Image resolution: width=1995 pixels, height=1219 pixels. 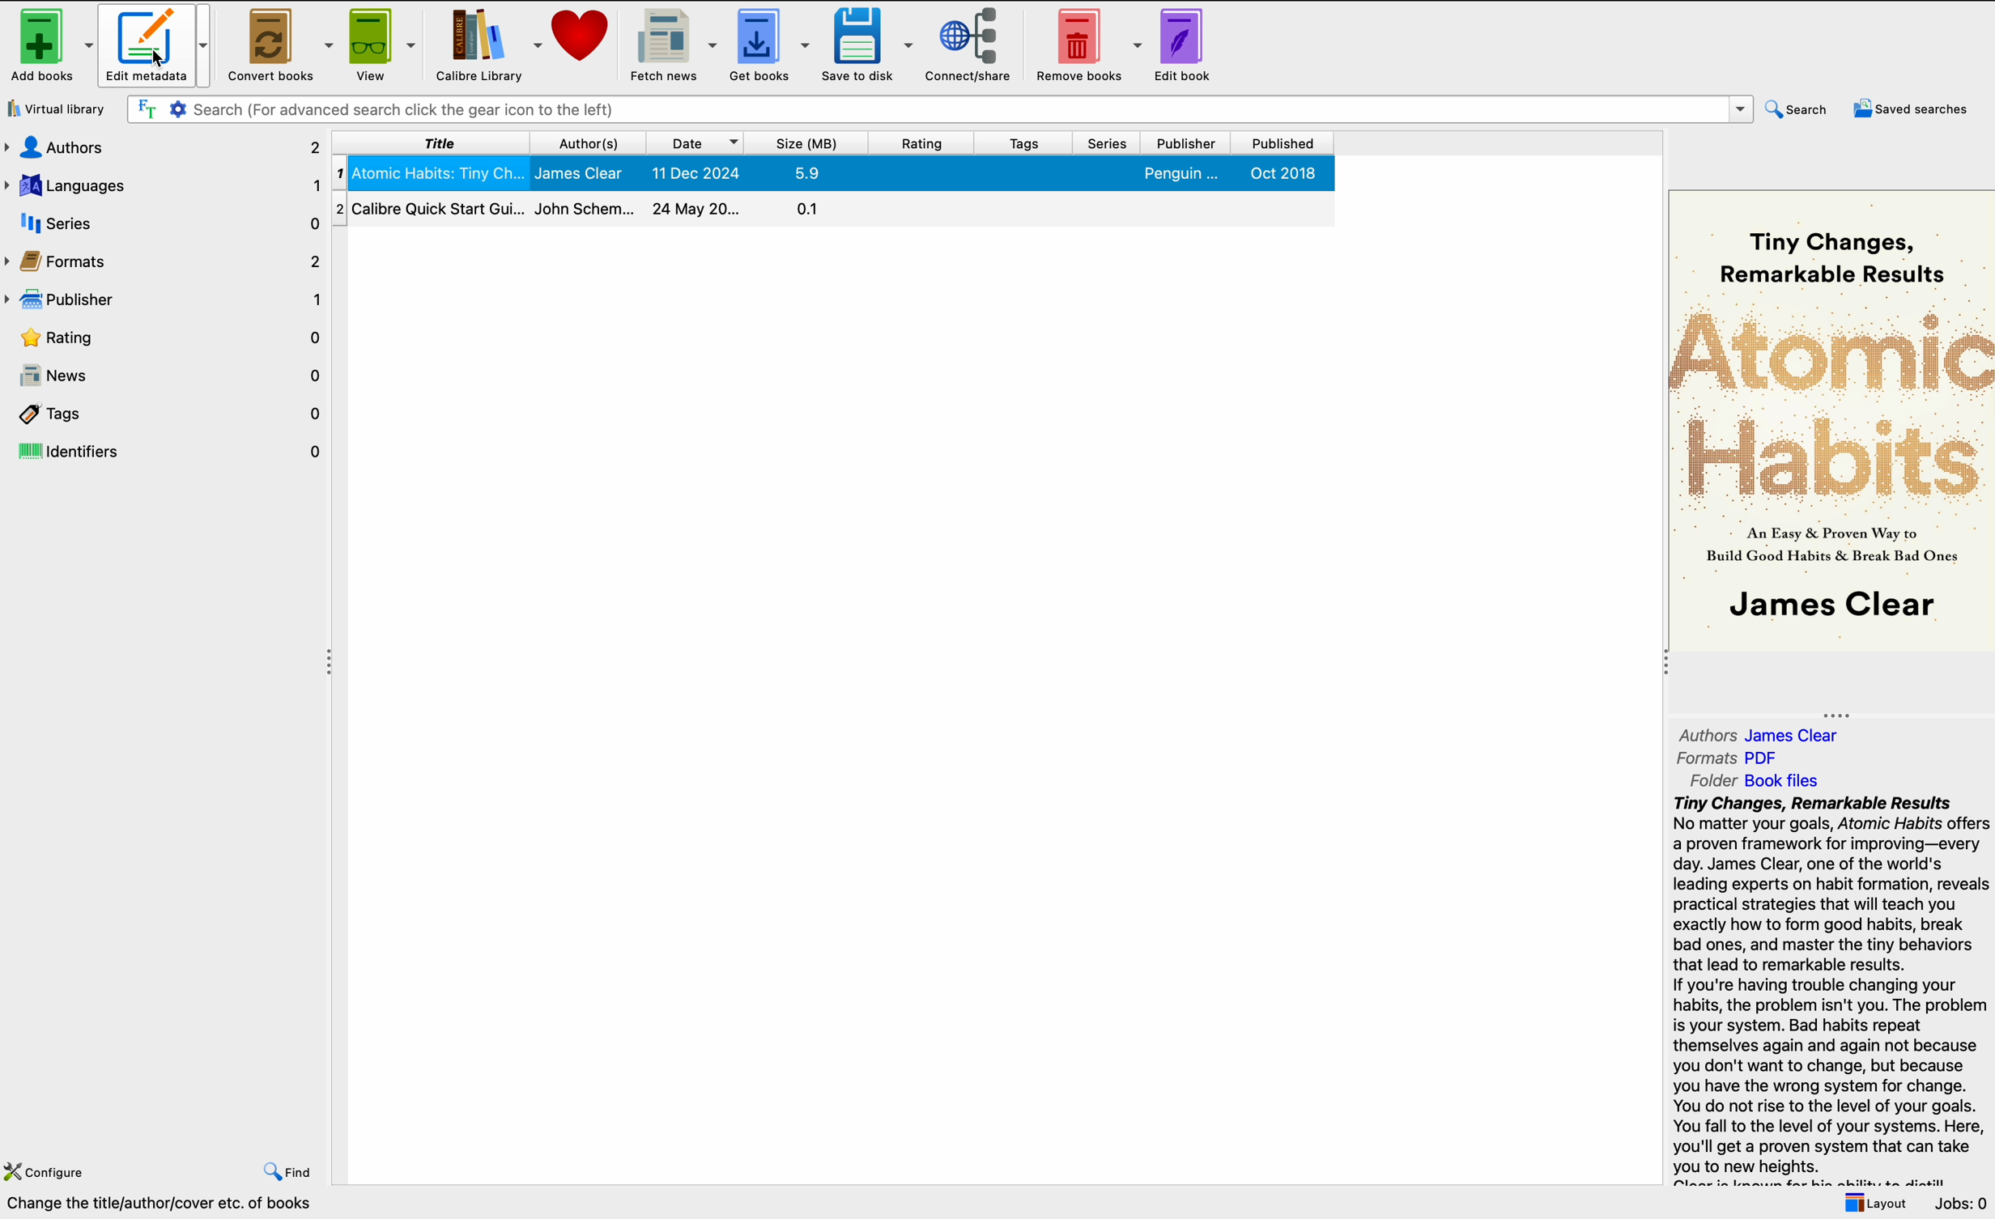 What do you see at coordinates (677, 44) in the screenshot?
I see `fetch news` at bounding box center [677, 44].